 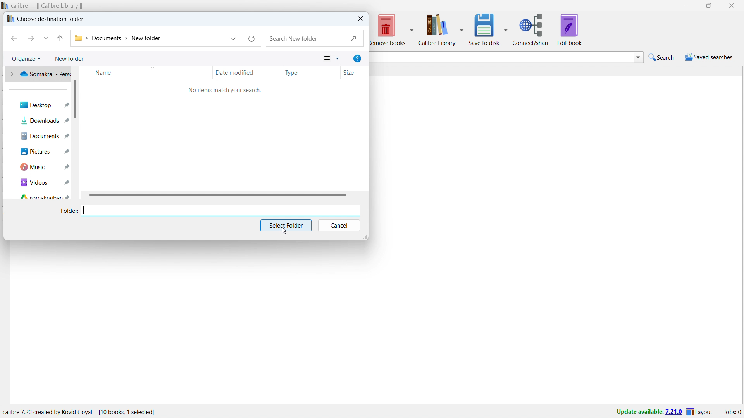 What do you see at coordinates (357, 59) in the screenshot?
I see `help` at bounding box center [357, 59].